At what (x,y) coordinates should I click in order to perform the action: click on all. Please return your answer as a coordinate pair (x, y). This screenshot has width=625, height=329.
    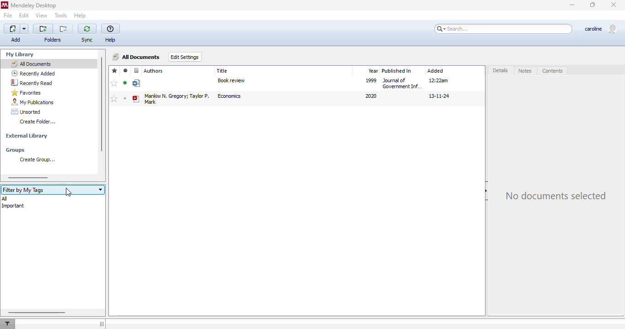
    Looking at the image, I should click on (4, 198).